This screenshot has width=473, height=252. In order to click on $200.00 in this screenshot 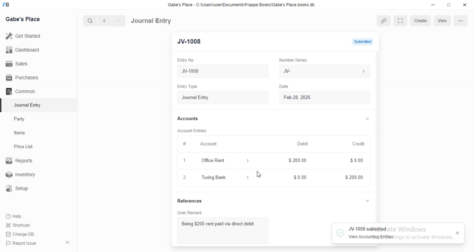, I will do `click(298, 160)`.